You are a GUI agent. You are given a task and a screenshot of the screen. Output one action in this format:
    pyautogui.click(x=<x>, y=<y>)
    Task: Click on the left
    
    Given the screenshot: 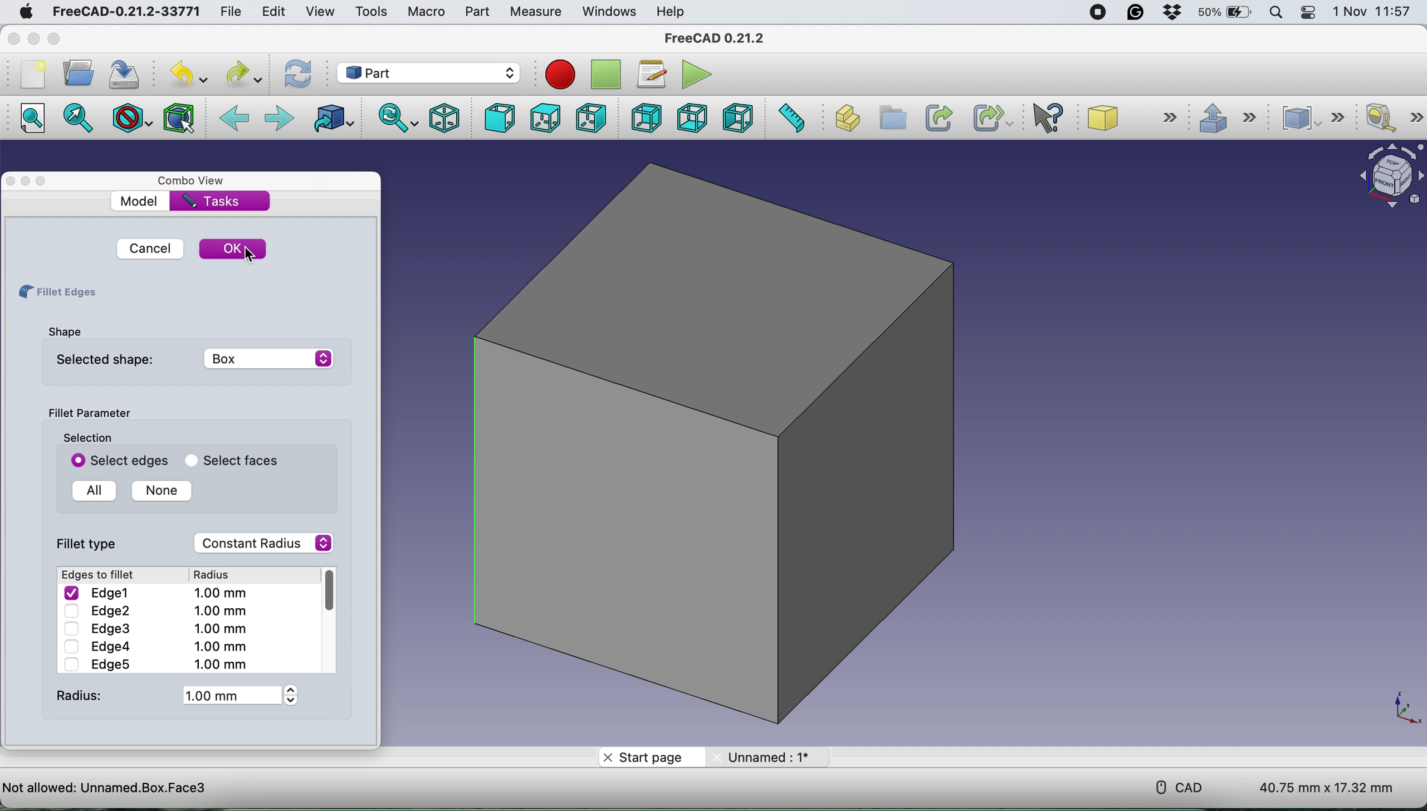 What is the action you would take?
    pyautogui.click(x=737, y=117)
    